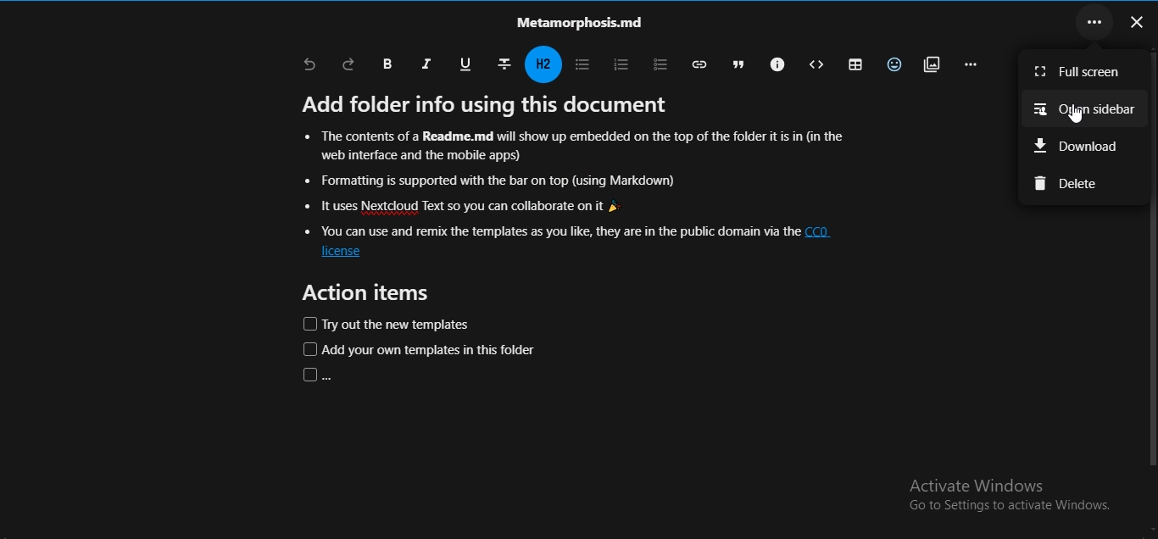  Describe the element at coordinates (1077, 144) in the screenshot. I see `download` at that location.